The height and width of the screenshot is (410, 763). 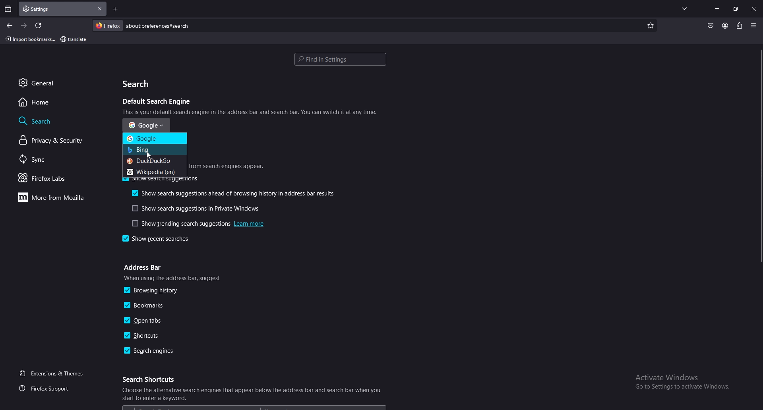 What do you see at coordinates (175, 278) in the screenshot?
I see `info` at bounding box center [175, 278].